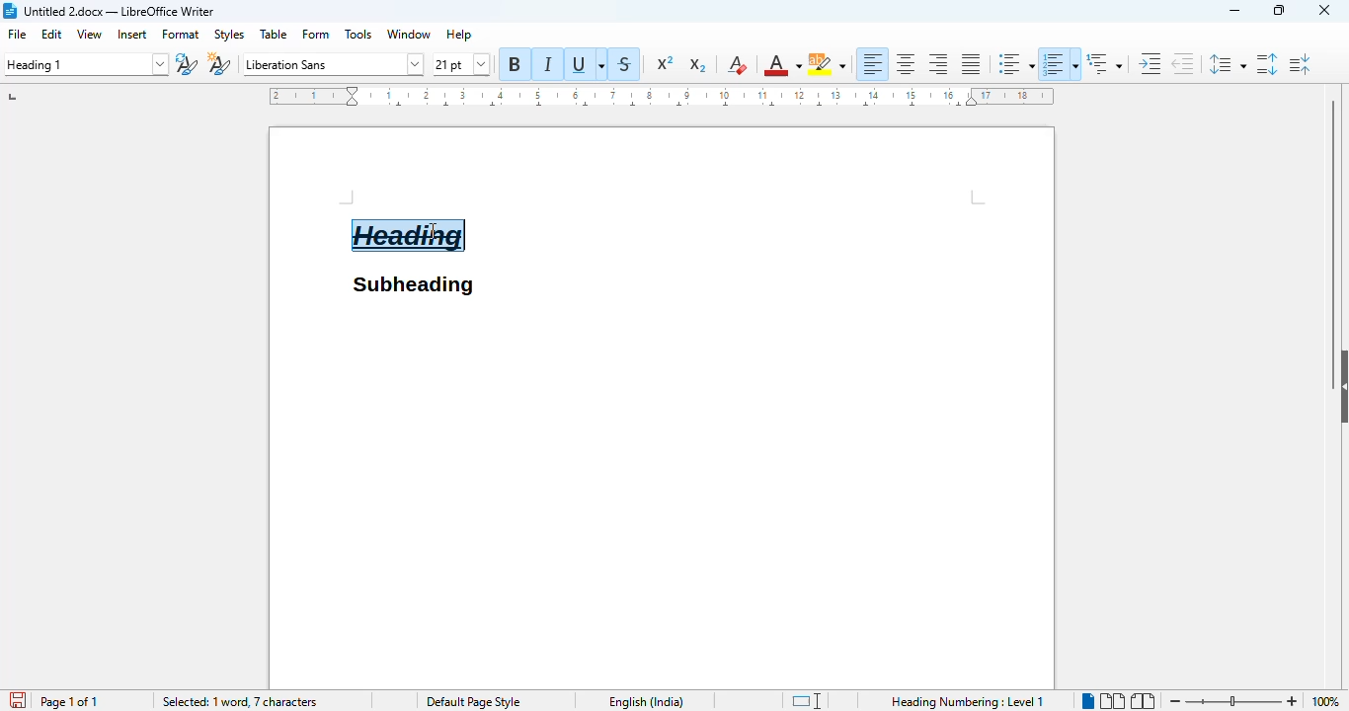 The width and height of the screenshot is (1349, 711). I want to click on zoom, so click(1234, 698).